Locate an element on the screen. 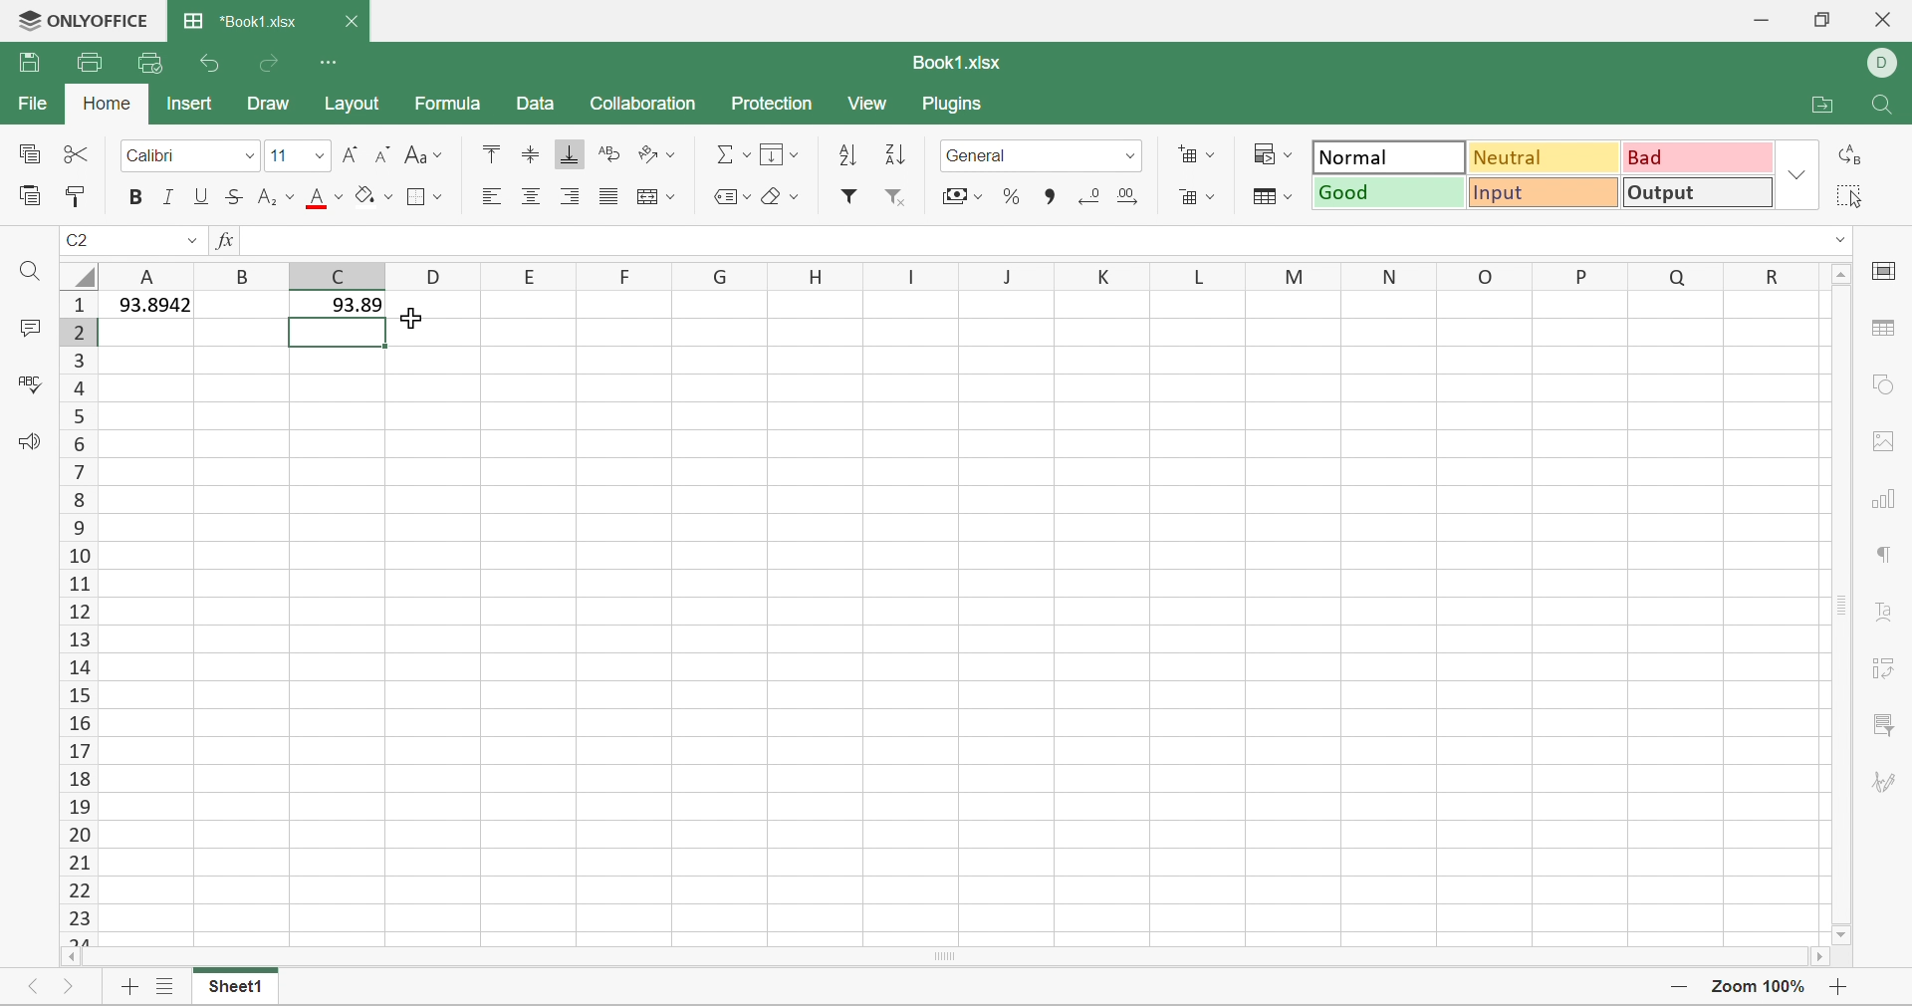 The image size is (1912, 1006). *Book1.xlsx is located at coordinates (238, 22).